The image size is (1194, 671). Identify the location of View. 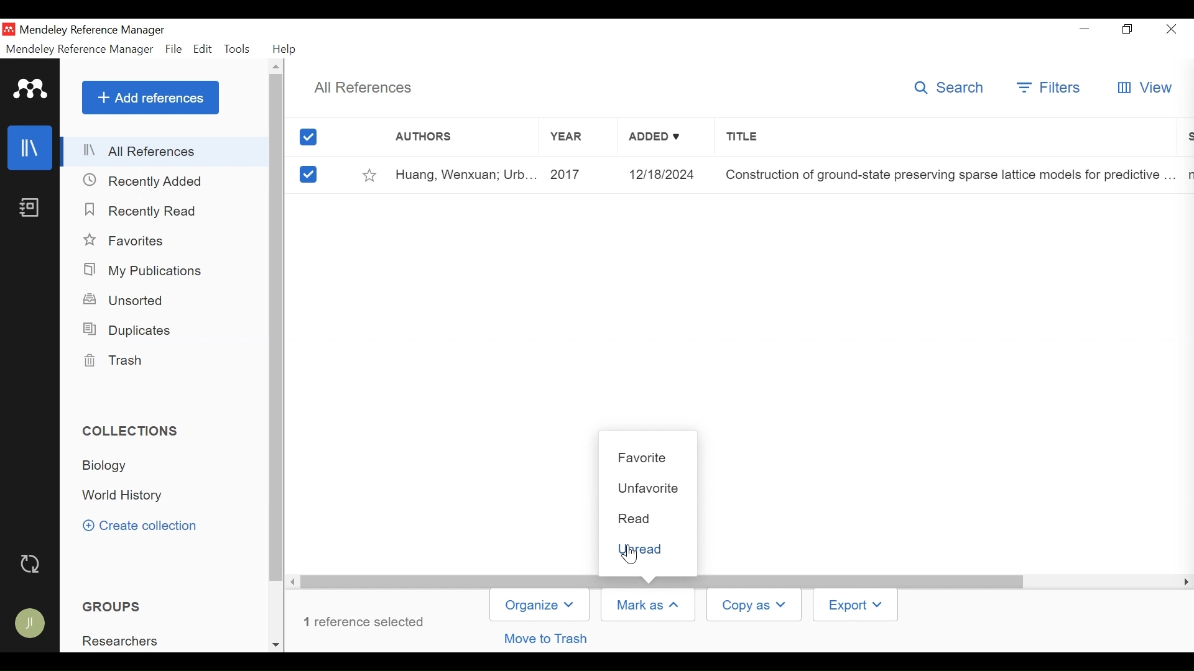
(1144, 89).